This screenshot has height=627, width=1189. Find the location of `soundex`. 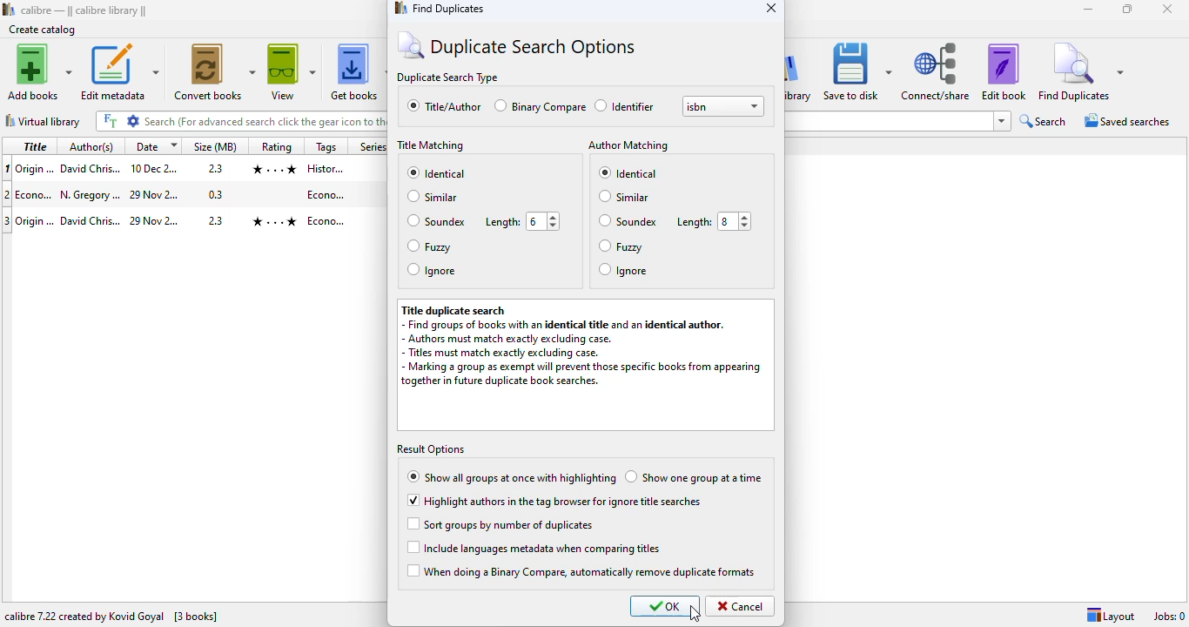

soundex is located at coordinates (628, 220).